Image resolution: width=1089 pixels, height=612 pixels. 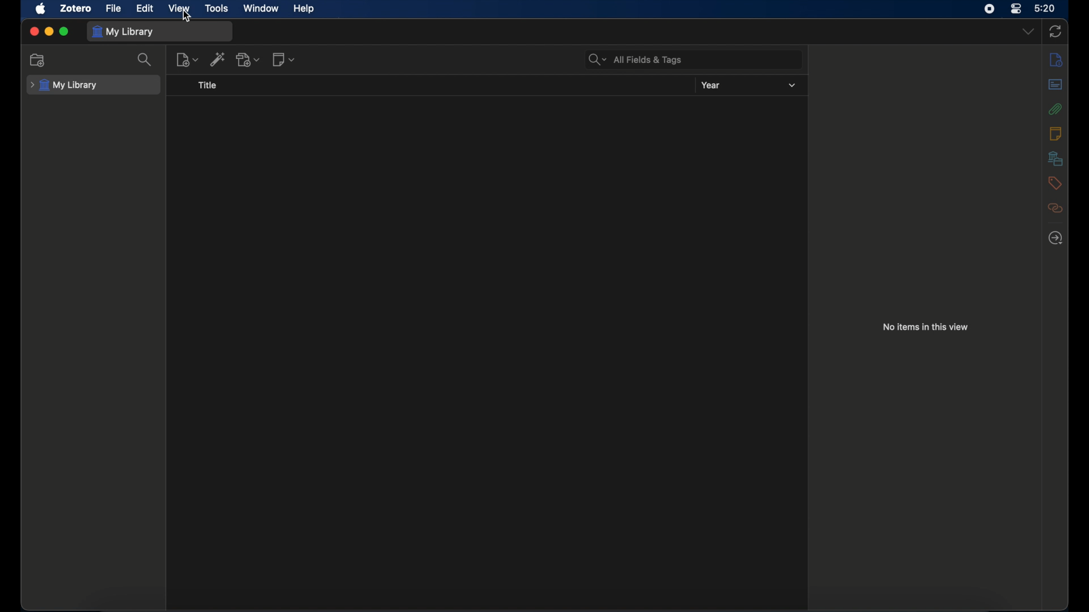 What do you see at coordinates (113, 8) in the screenshot?
I see `file` at bounding box center [113, 8].